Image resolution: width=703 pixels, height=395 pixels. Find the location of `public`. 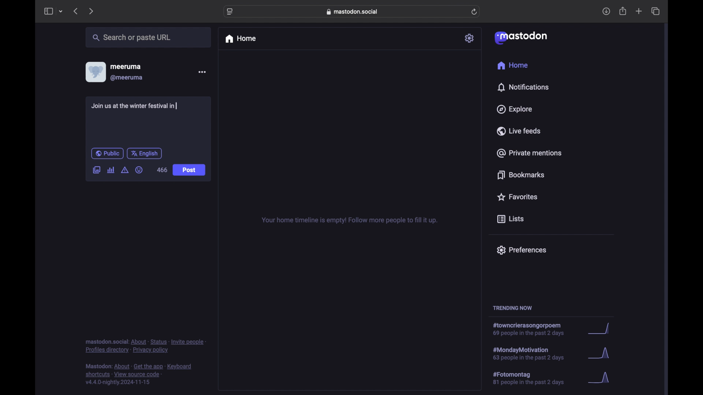

public is located at coordinates (107, 153).